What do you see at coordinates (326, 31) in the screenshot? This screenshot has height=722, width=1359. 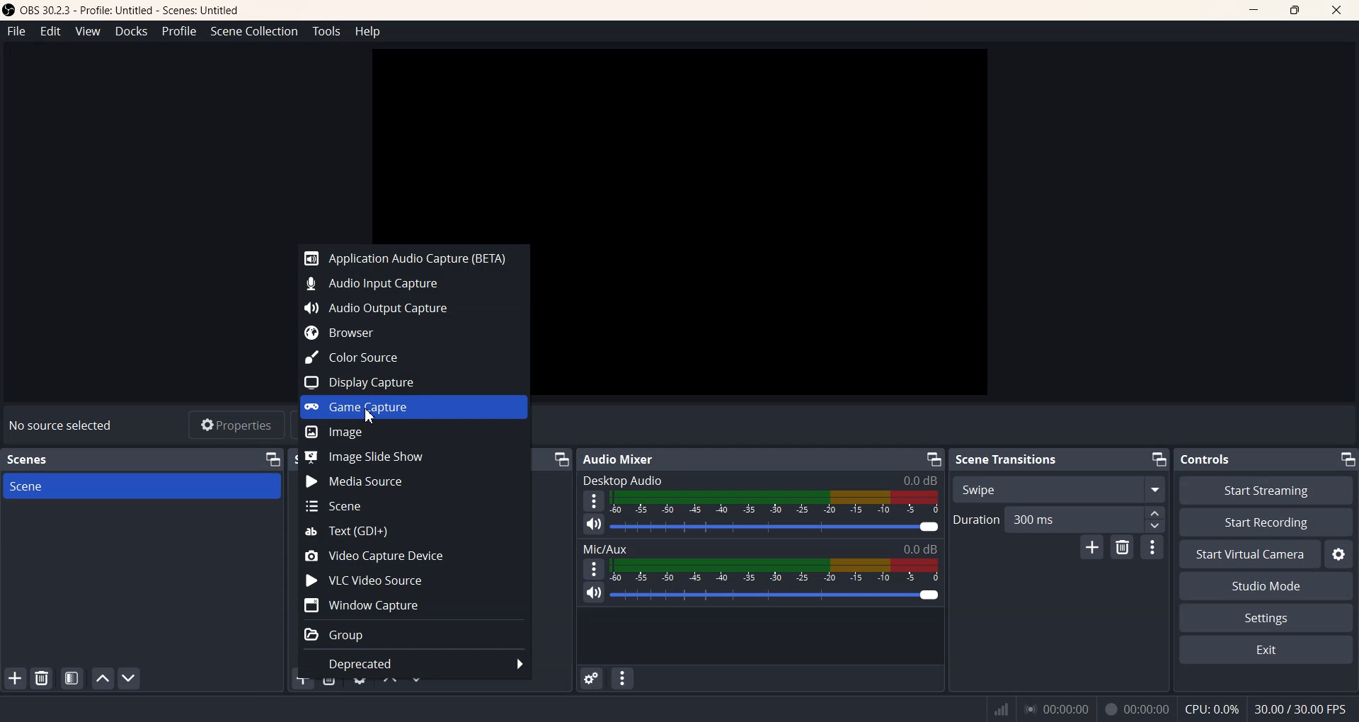 I see `Tools` at bounding box center [326, 31].